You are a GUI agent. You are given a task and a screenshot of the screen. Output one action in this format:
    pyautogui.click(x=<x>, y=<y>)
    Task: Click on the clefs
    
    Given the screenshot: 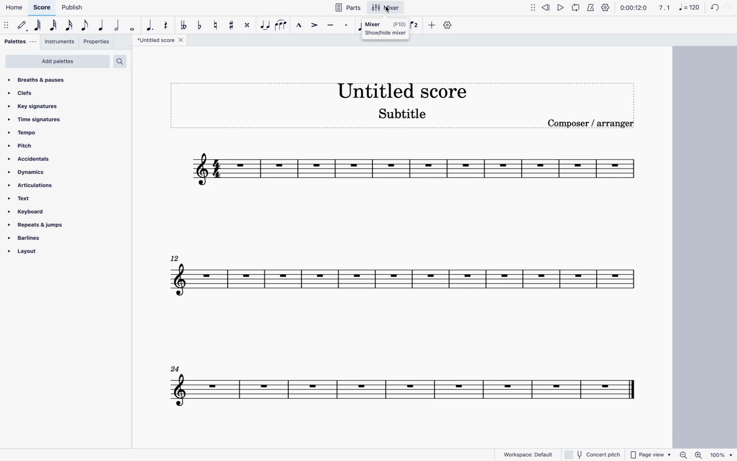 What is the action you would take?
    pyautogui.click(x=61, y=92)
    